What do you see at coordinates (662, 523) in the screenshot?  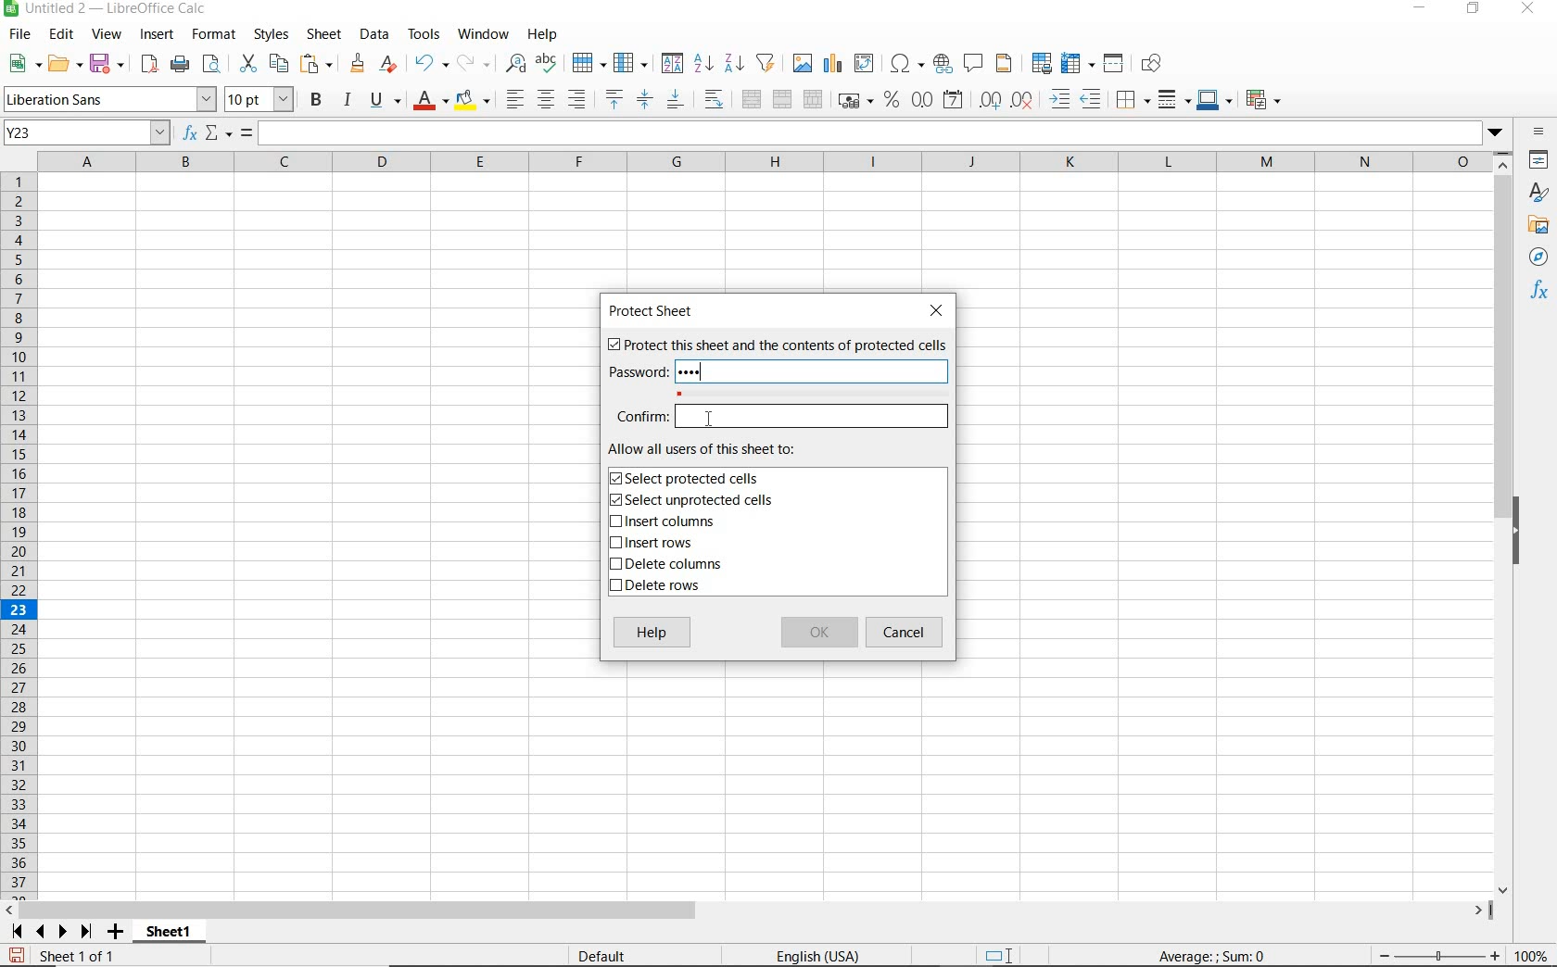 I see `INSERT COLUMNS` at bounding box center [662, 523].